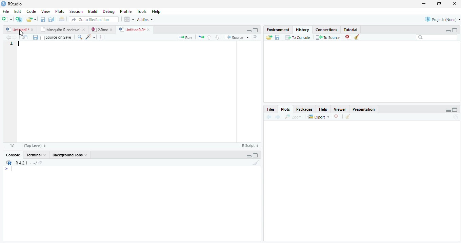 The image size is (461, 243). I want to click on Run, so click(187, 38).